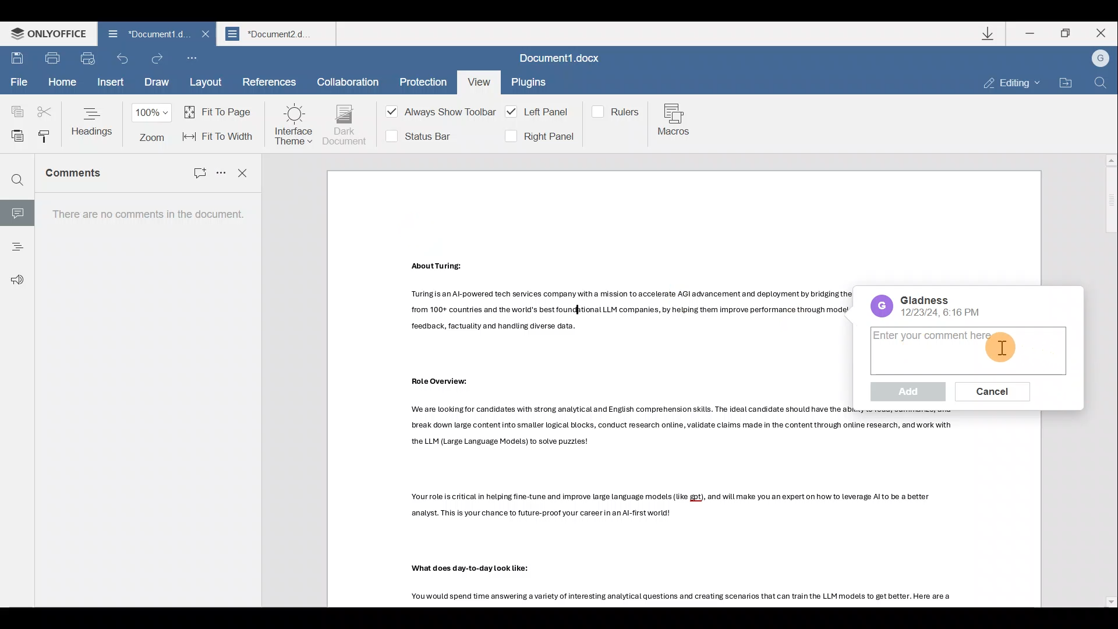 The height and width of the screenshot is (629, 1118). What do you see at coordinates (155, 83) in the screenshot?
I see `Draw` at bounding box center [155, 83].